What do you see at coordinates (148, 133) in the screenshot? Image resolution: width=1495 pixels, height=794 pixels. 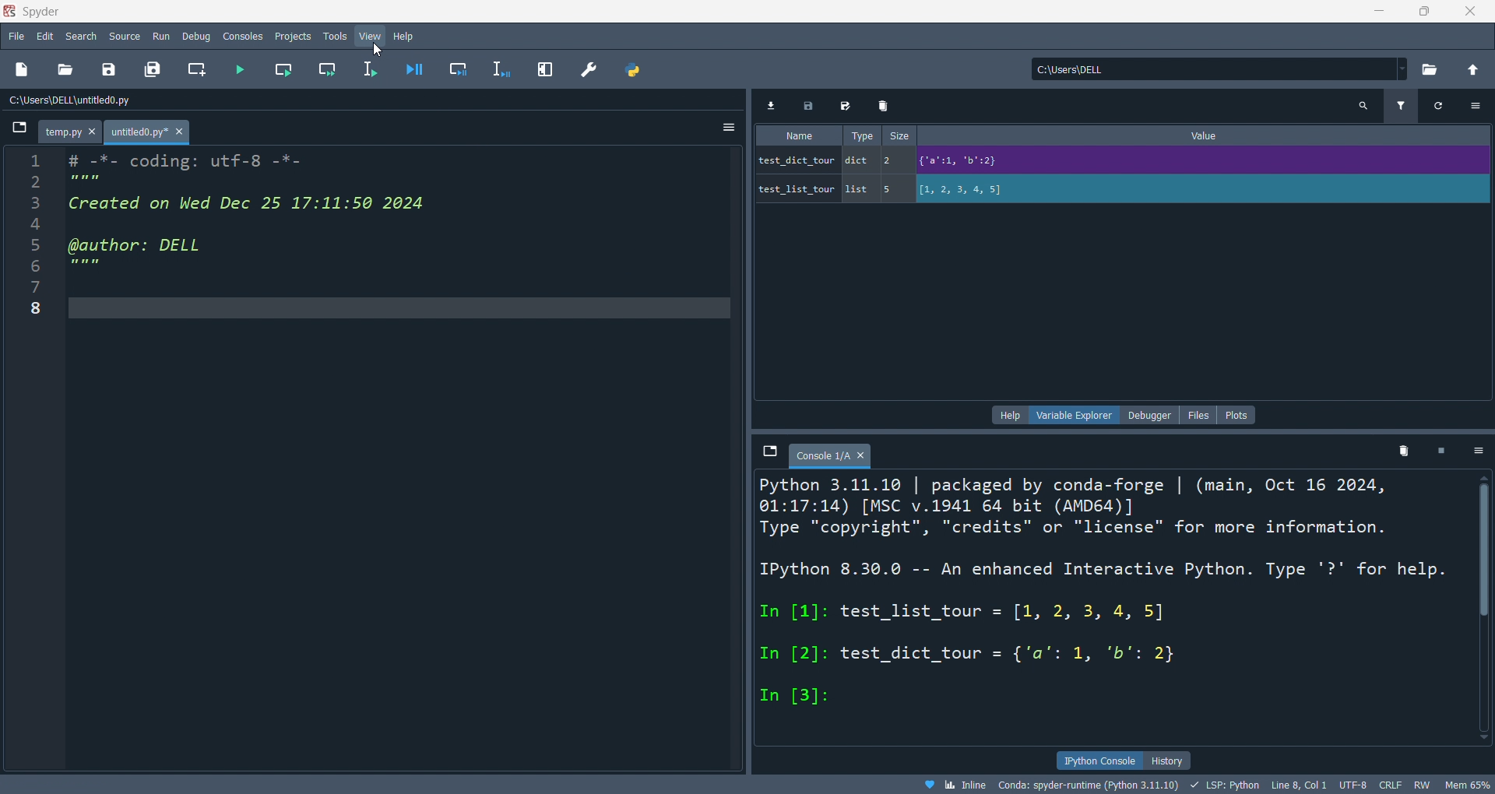 I see `tab - untitled0.py` at bounding box center [148, 133].